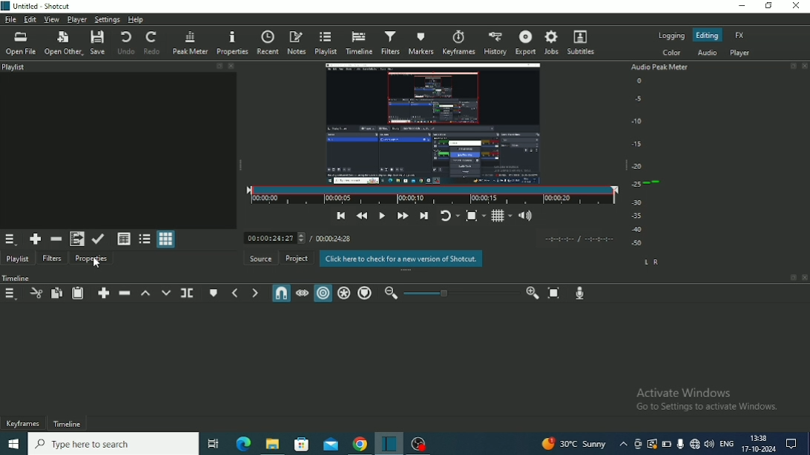 This screenshot has height=455, width=810. I want to click on Filters, so click(389, 41).